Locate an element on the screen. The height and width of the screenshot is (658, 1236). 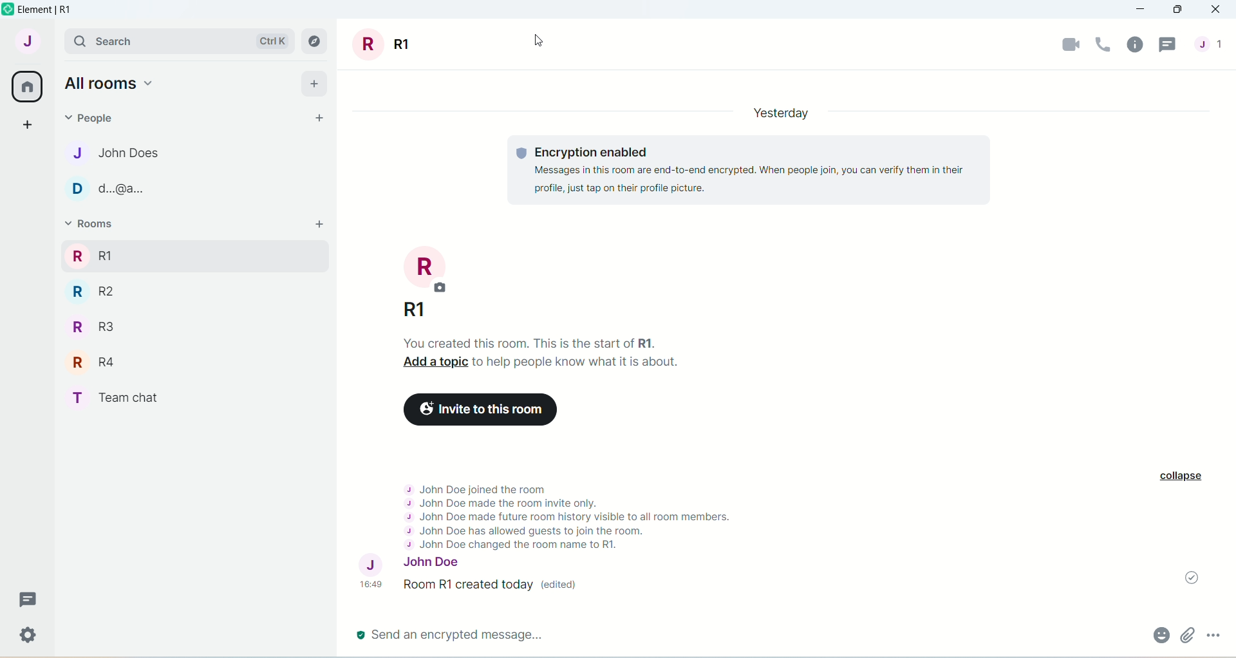
voice call is located at coordinates (1103, 46).